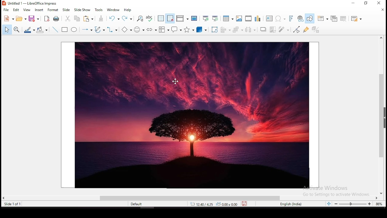 The image size is (387, 218). What do you see at coordinates (202, 204) in the screenshot?
I see `12.40/4.25` at bounding box center [202, 204].